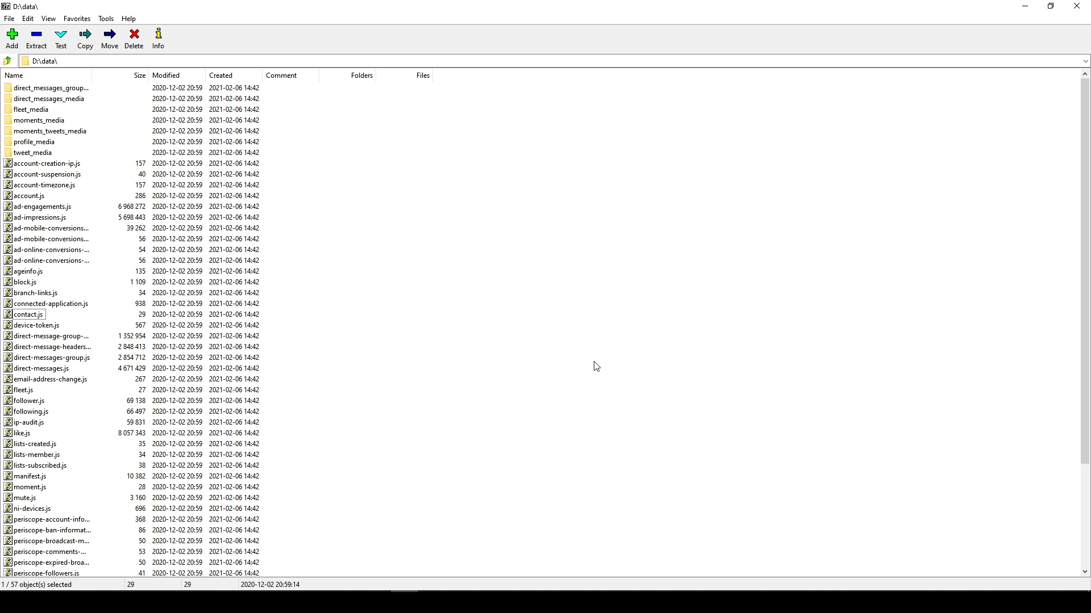 The height and width of the screenshot is (613, 1091). Describe the element at coordinates (34, 292) in the screenshot. I see `branch-links.js` at that location.